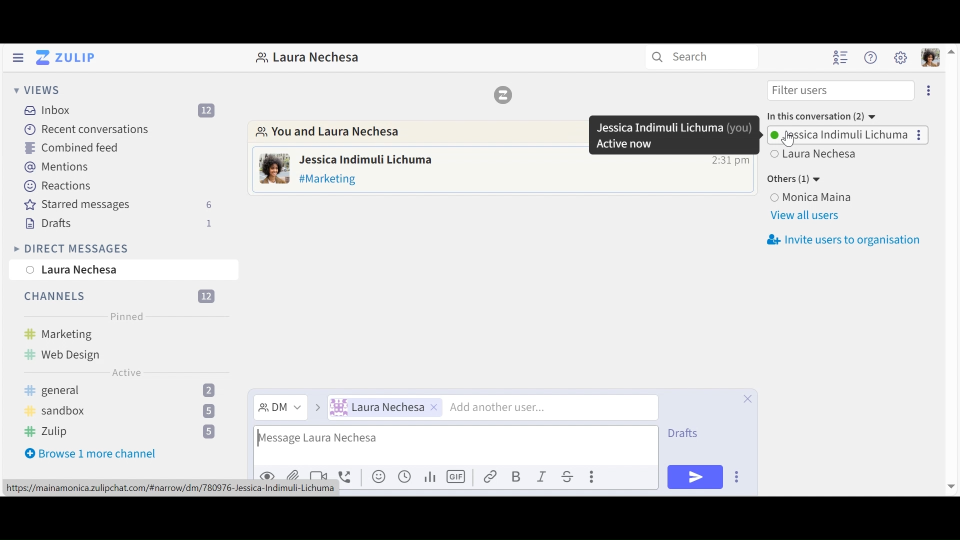  Describe the element at coordinates (36, 89) in the screenshot. I see `Views` at that location.